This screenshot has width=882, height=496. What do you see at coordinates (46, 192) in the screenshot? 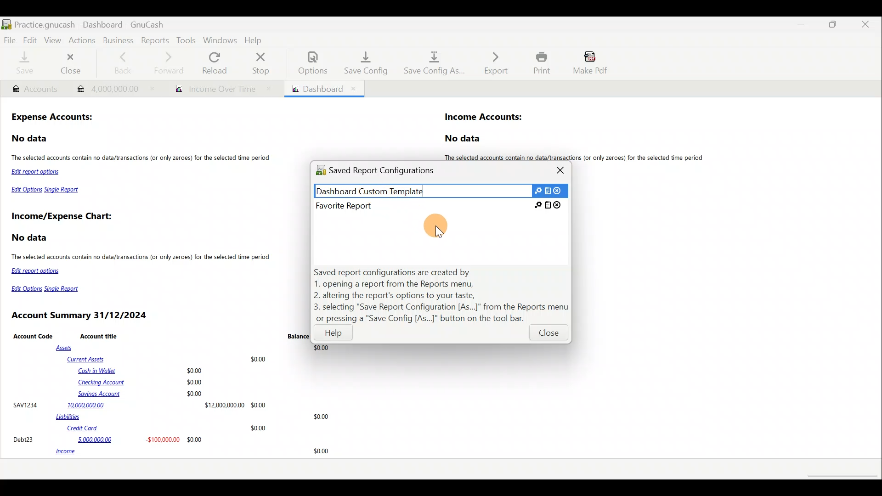
I see `Edit Options Single Report` at bounding box center [46, 192].